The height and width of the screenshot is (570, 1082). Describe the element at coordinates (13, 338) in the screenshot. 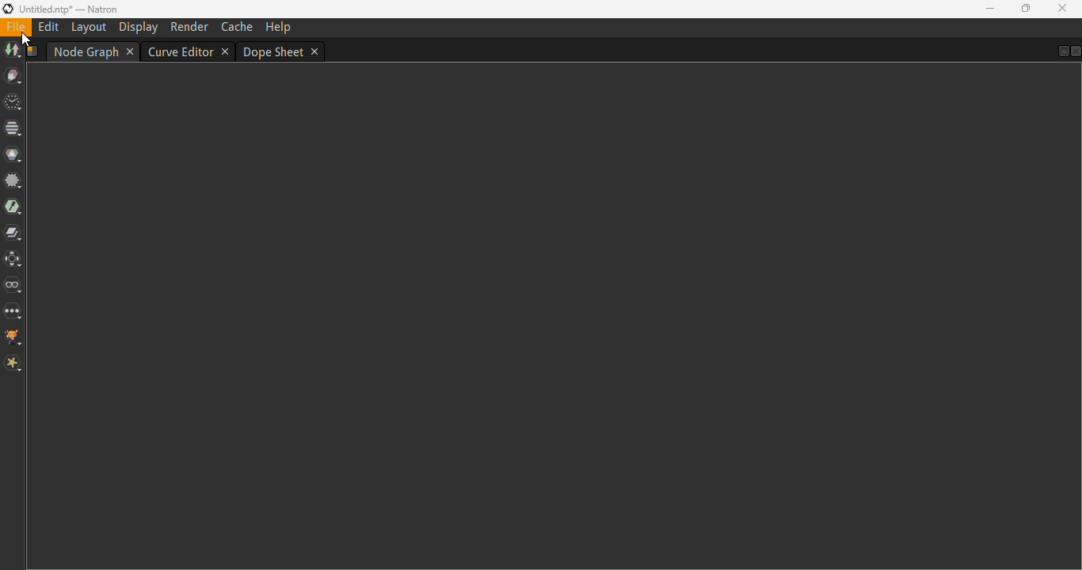

I see `GMIC` at that location.